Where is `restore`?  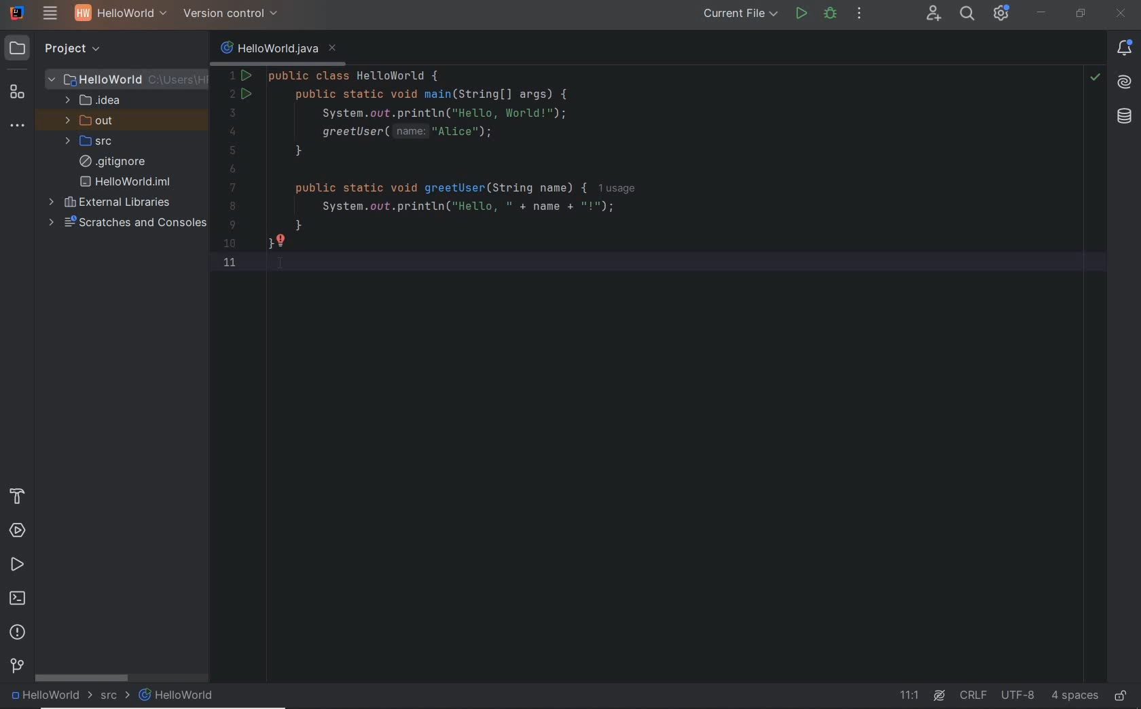
restore is located at coordinates (1080, 14).